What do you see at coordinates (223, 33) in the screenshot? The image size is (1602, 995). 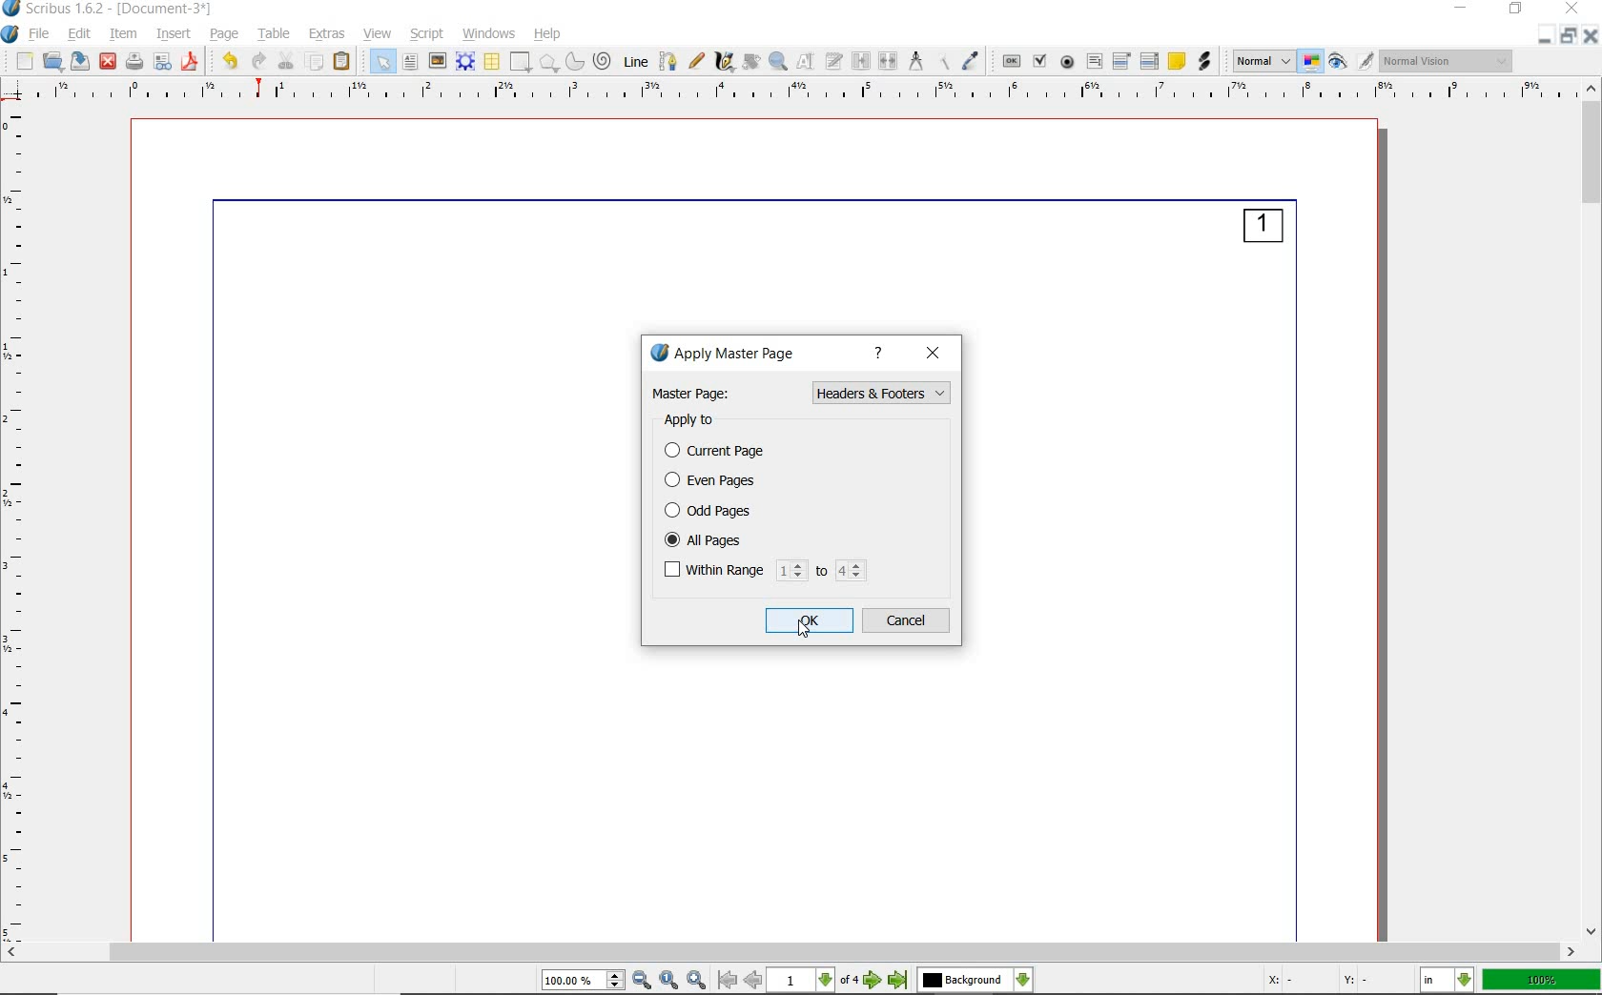 I see `page` at bounding box center [223, 33].